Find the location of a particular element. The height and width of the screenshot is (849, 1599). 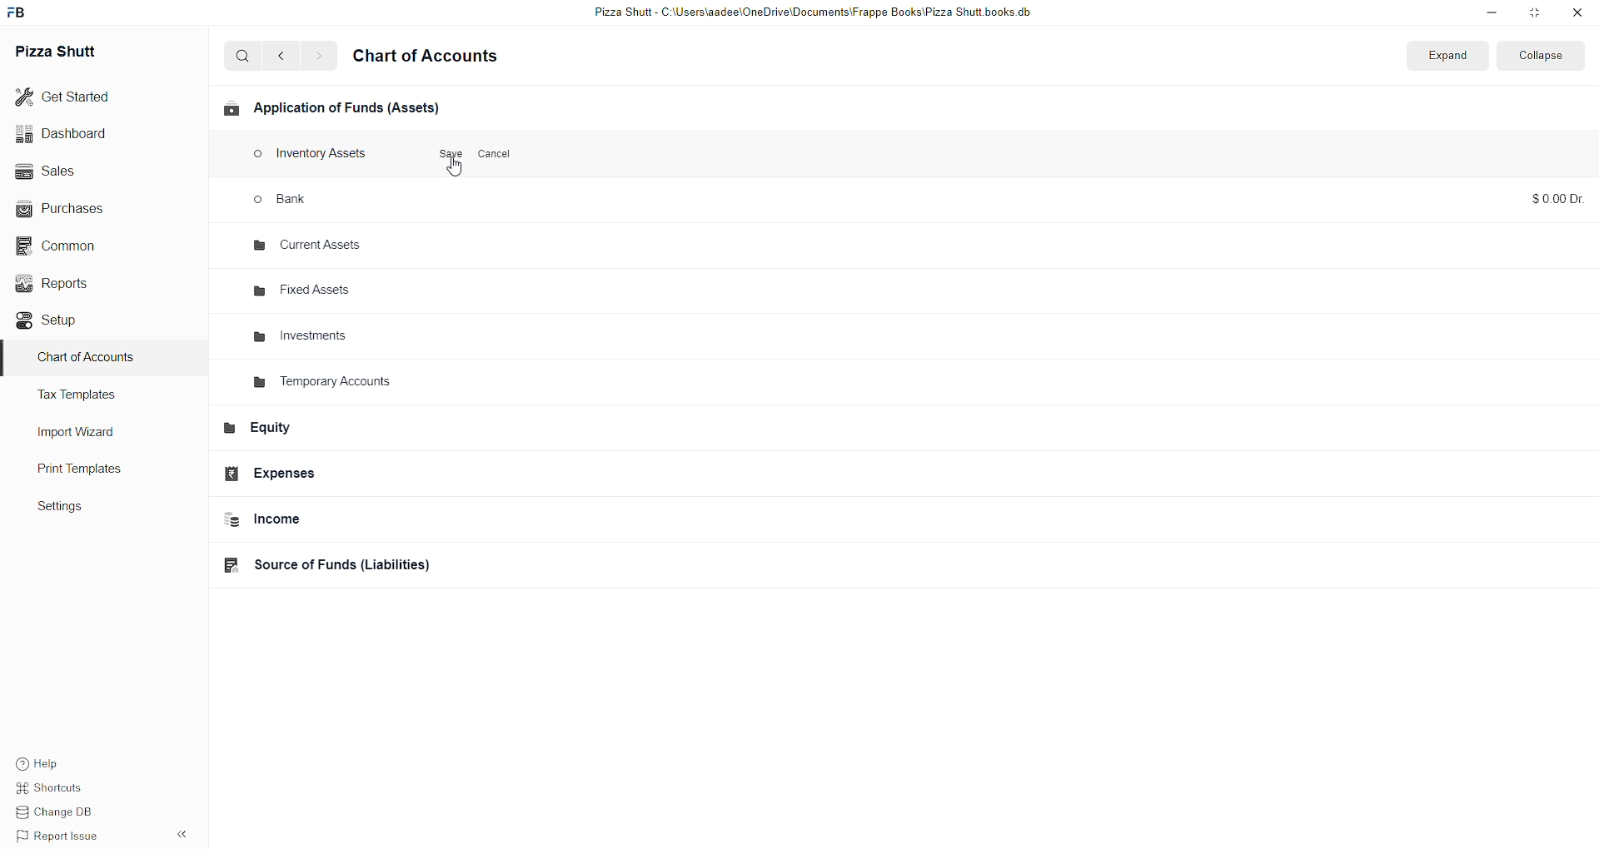

Pizza Shutt is located at coordinates (77, 54).